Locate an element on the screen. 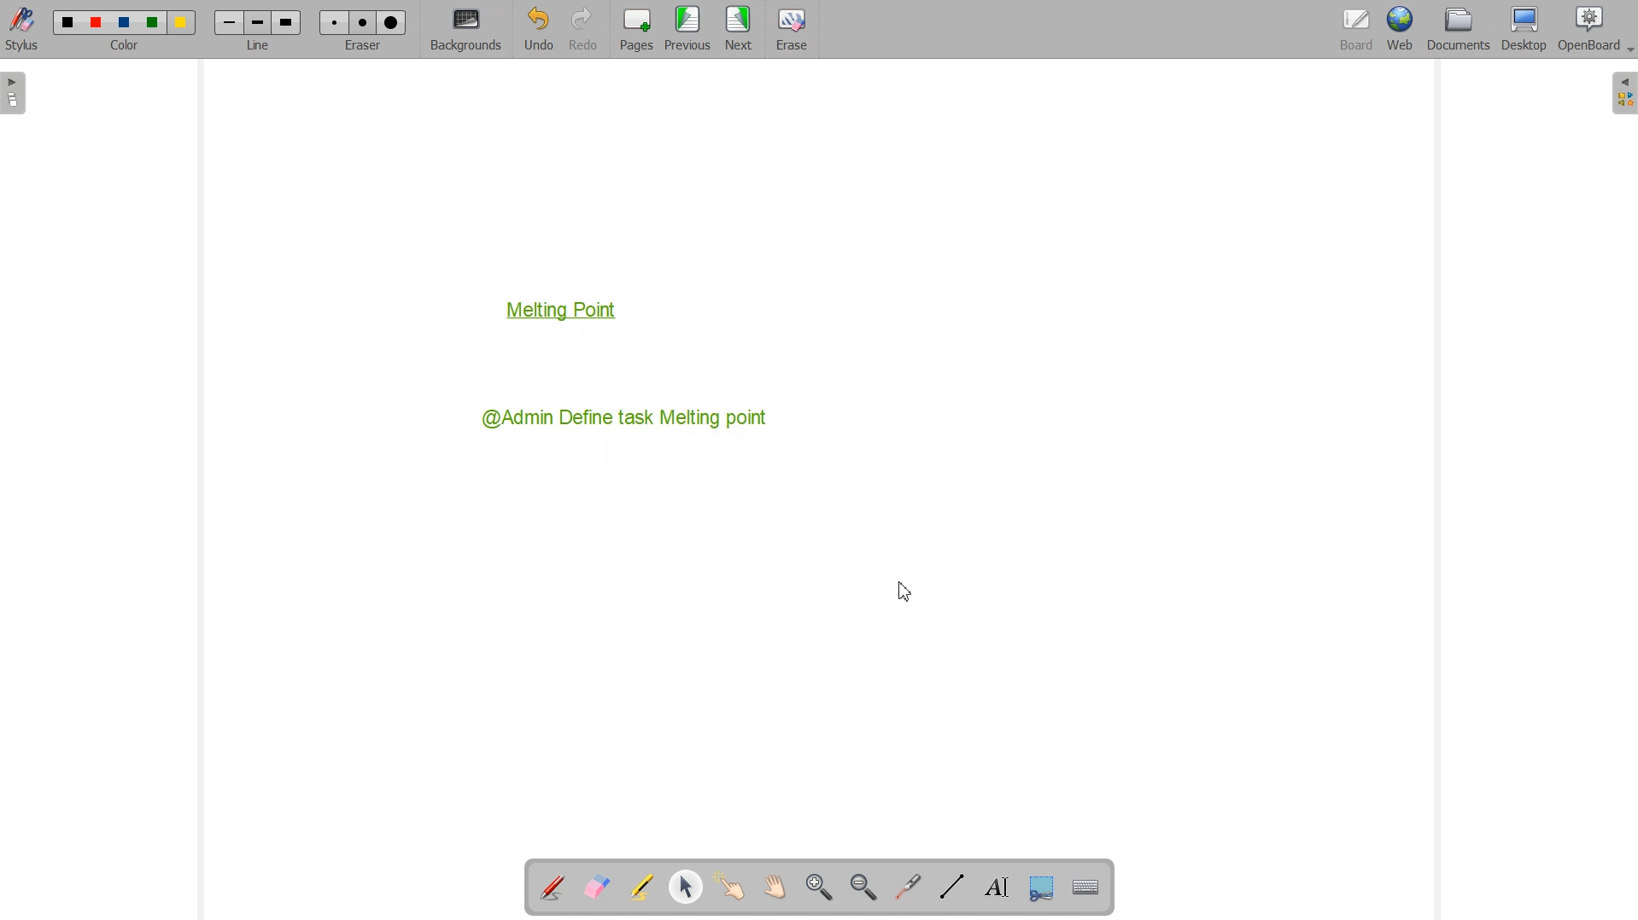 The width and height of the screenshot is (1638, 920). Highlight is located at coordinates (643, 888).